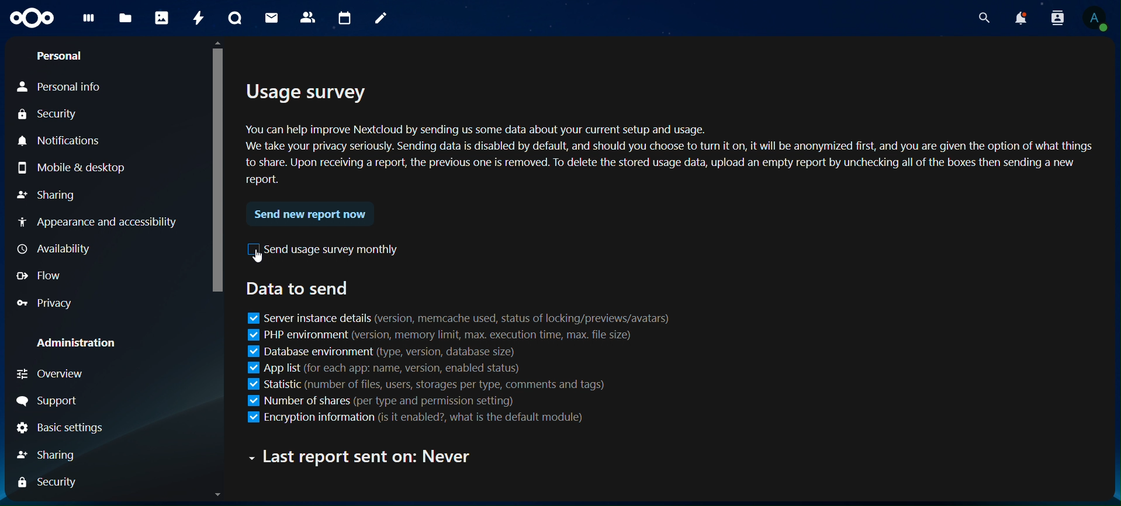 This screenshot has width=1121, height=506. I want to click on number of shares, so click(384, 402).